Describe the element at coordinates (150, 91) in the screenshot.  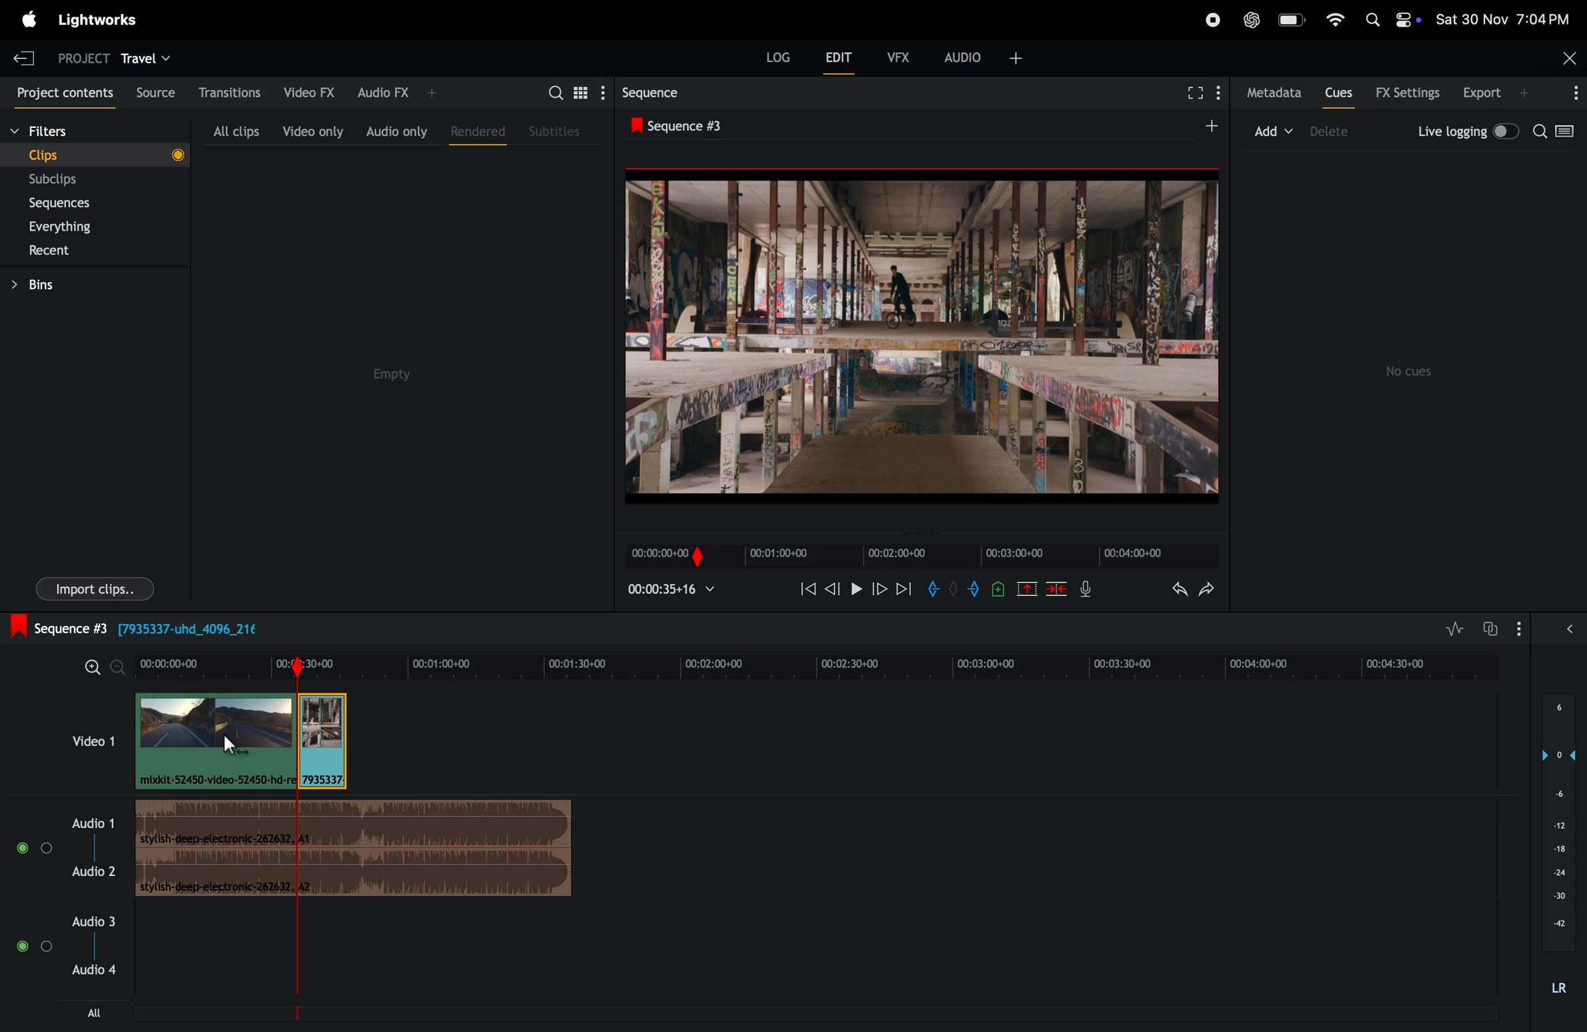
I see `source` at that location.